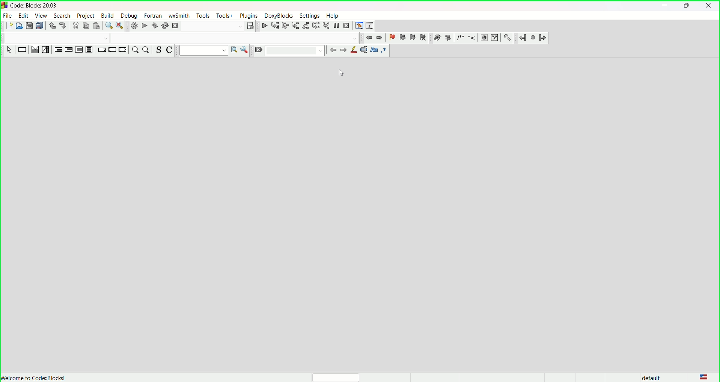 The width and height of the screenshot is (720, 382). What do you see at coordinates (179, 38) in the screenshot?
I see `Code completion compiler` at bounding box center [179, 38].